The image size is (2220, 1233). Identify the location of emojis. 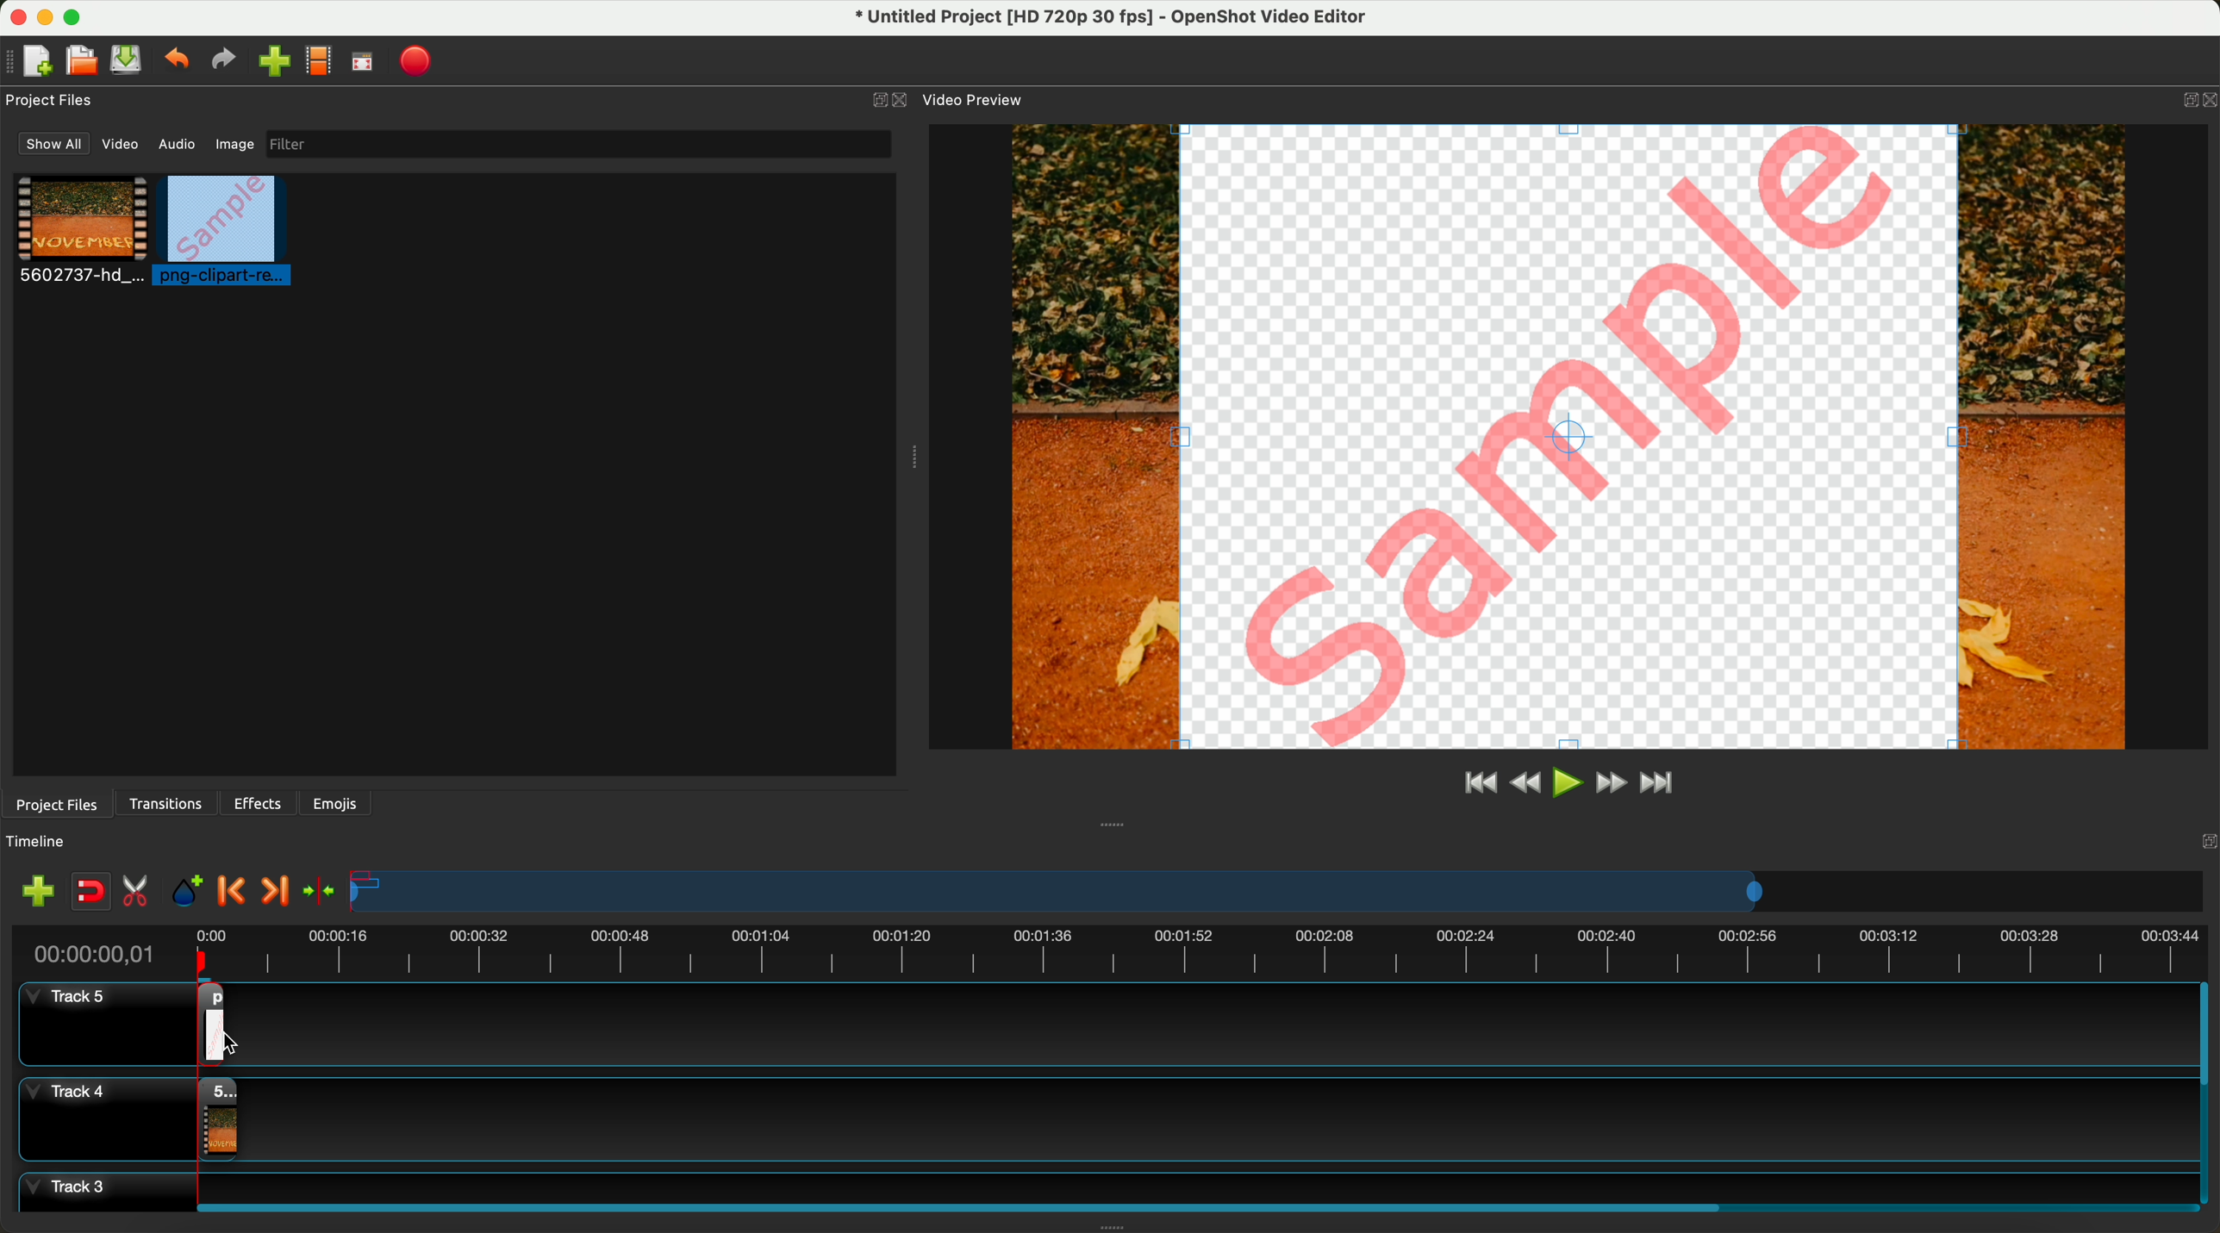
(335, 800).